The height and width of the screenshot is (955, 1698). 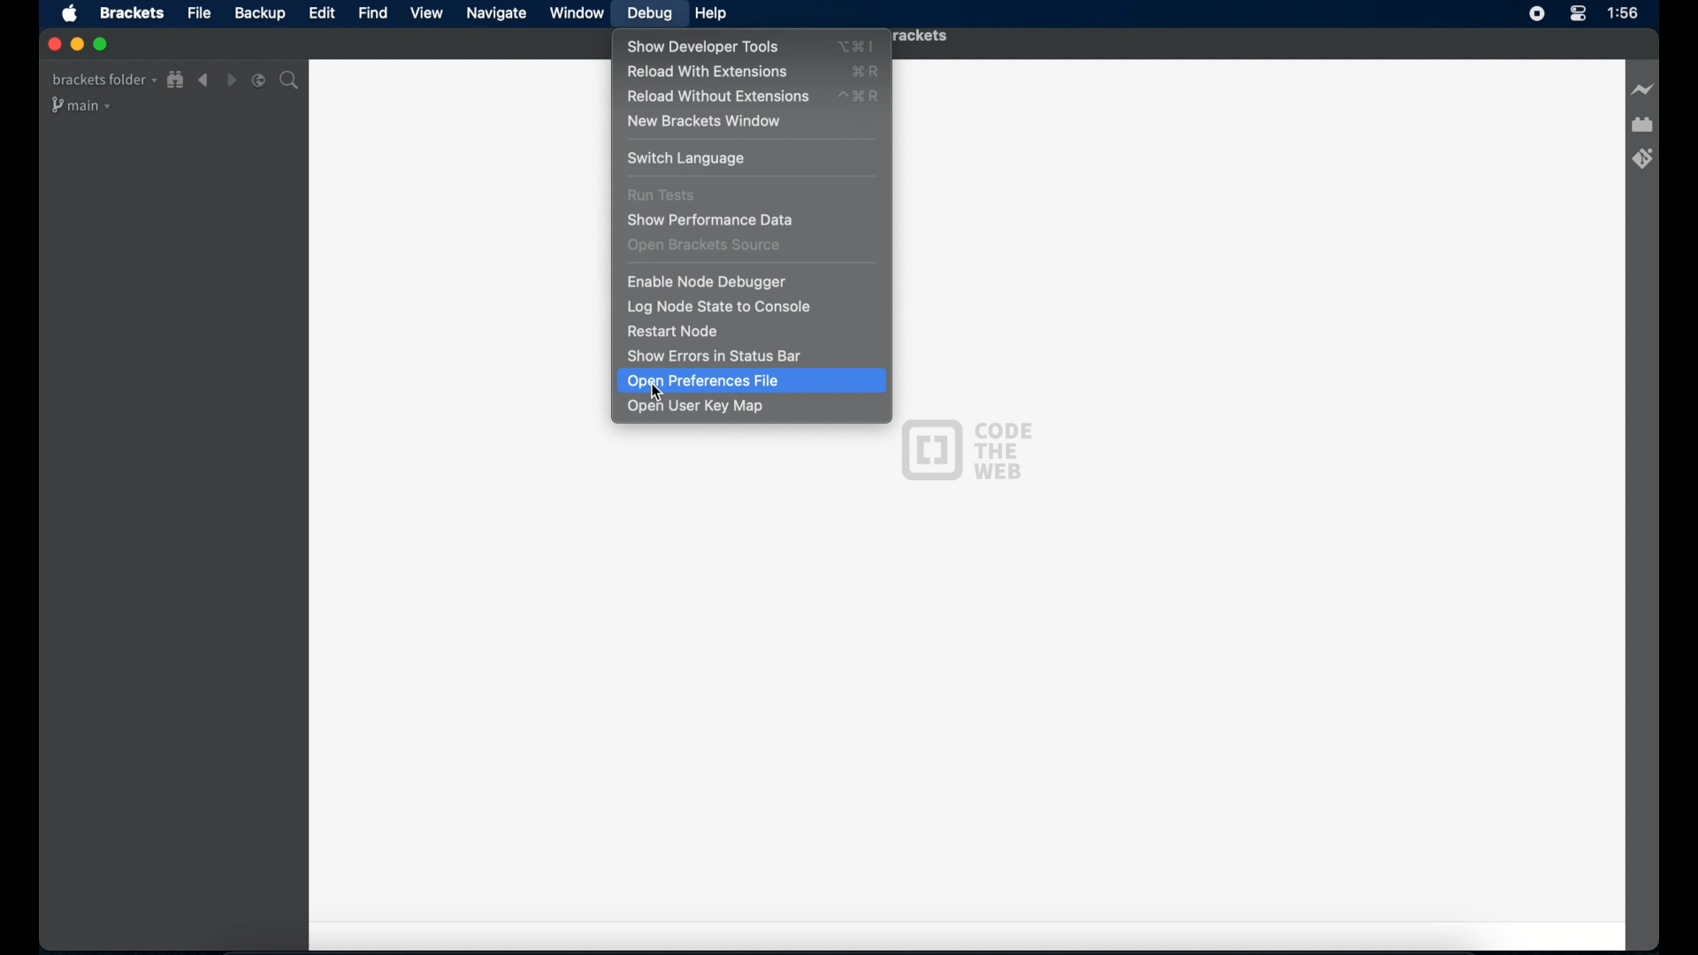 What do you see at coordinates (1623, 13) in the screenshot?
I see `1:56` at bounding box center [1623, 13].